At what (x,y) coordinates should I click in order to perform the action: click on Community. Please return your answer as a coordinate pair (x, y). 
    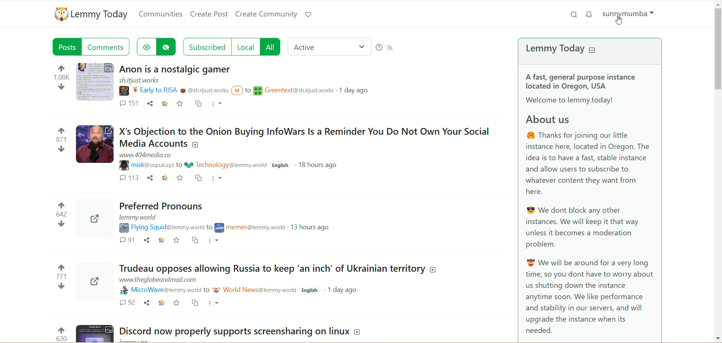
    Looking at the image, I should click on (250, 227).